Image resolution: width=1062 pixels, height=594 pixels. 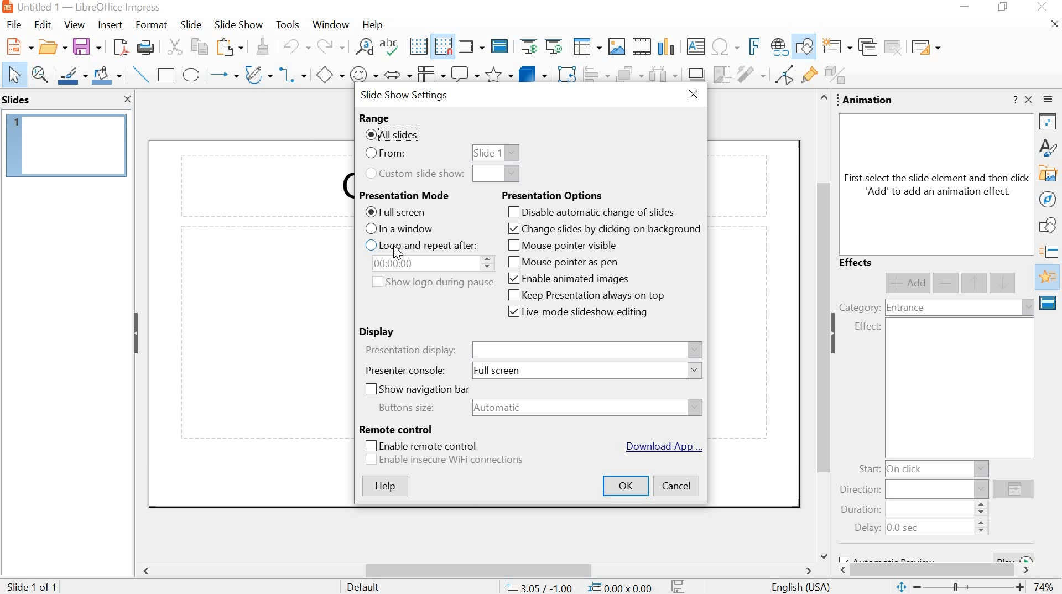 I want to click on fill color, so click(x=108, y=76).